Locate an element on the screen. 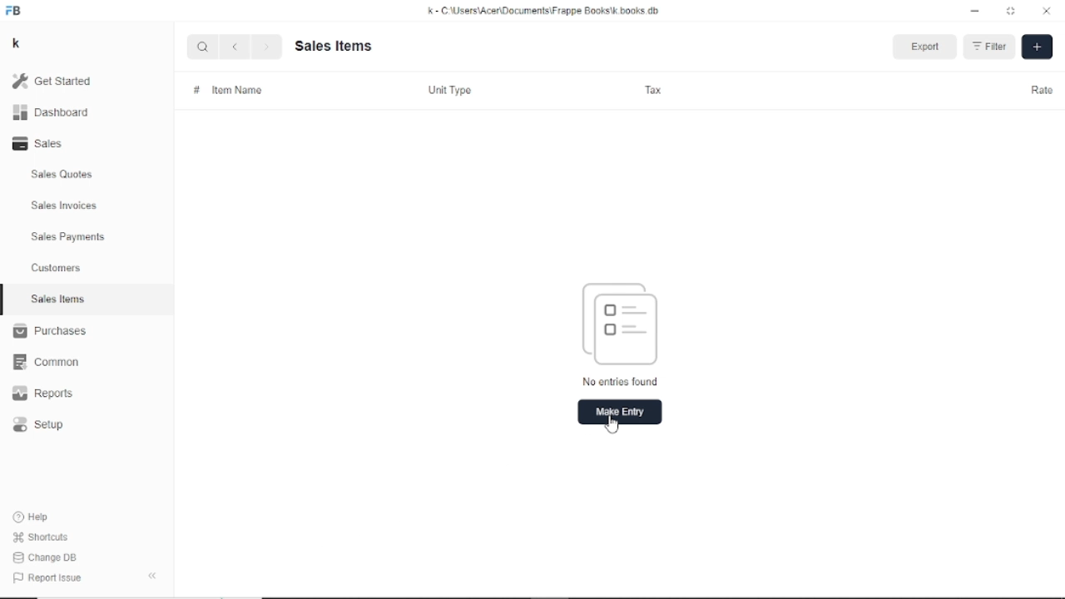 The height and width of the screenshot is (599, 1065). Sales Items is located at coordinates (334, 45).